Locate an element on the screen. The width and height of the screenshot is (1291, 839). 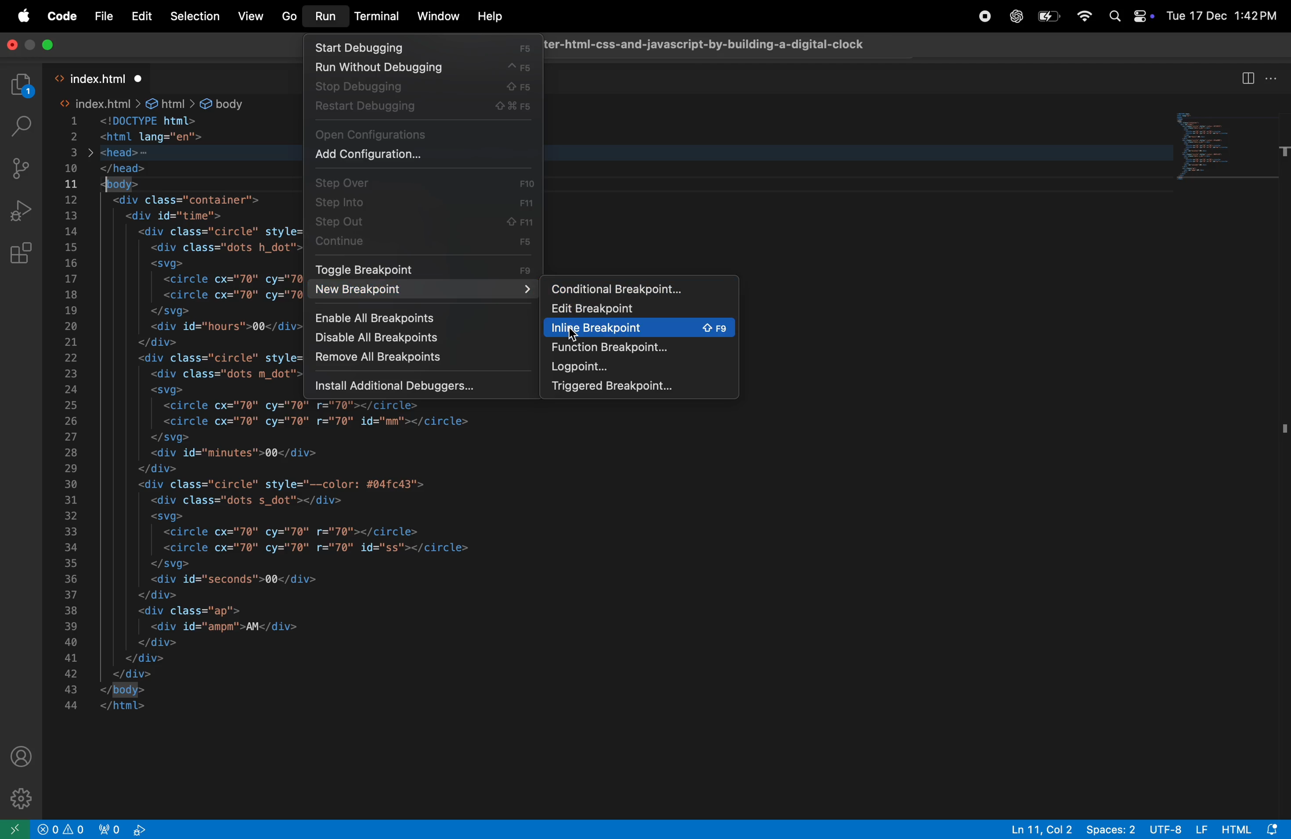
Edit break point is located at coordinates (637, 308).